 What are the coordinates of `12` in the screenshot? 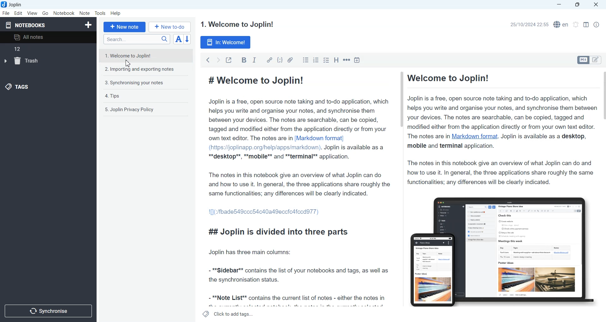 It's located at (20, 50).